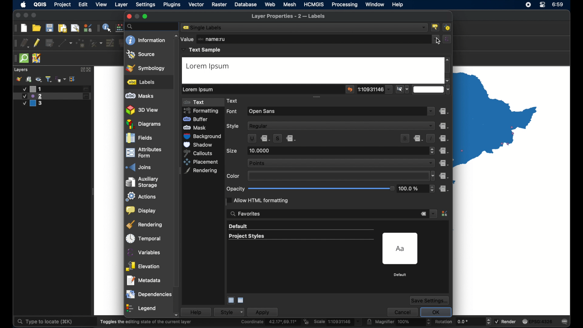 The width and height of the screenshot is (583, 328). I want to click on variables, so click(143, 251).